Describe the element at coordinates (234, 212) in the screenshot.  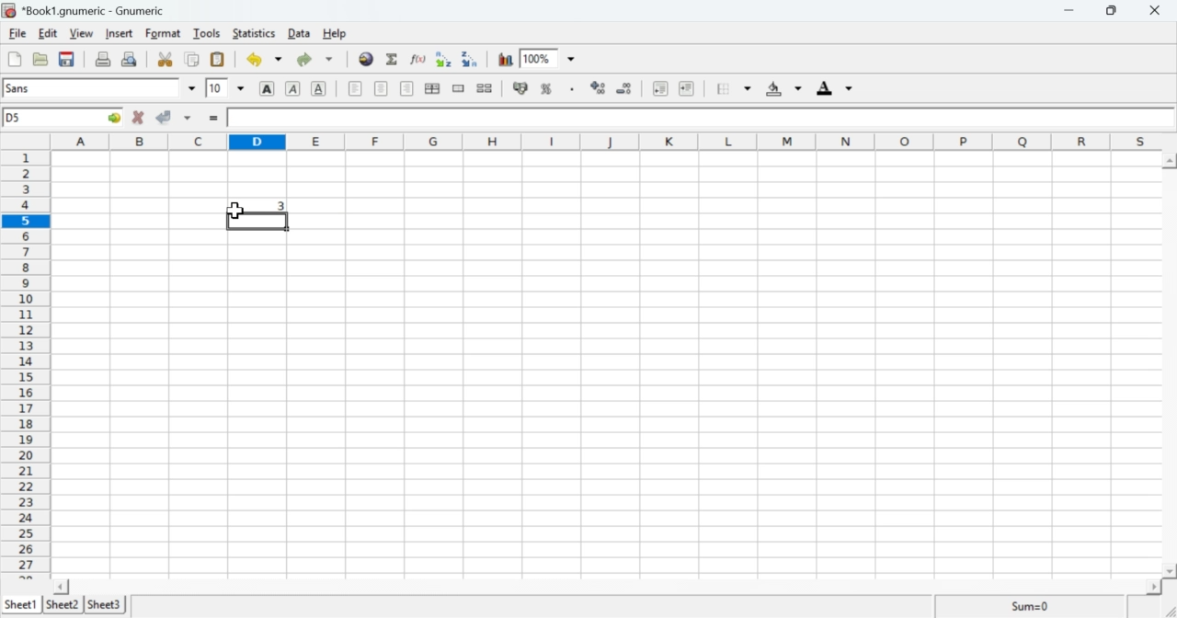
I see `cursor` at that location.